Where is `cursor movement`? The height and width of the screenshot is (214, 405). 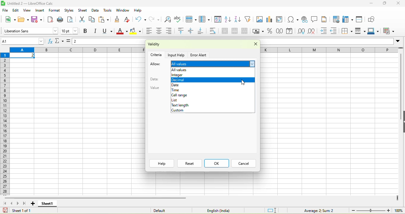 cursor movement is located at coordinates (243, 82).